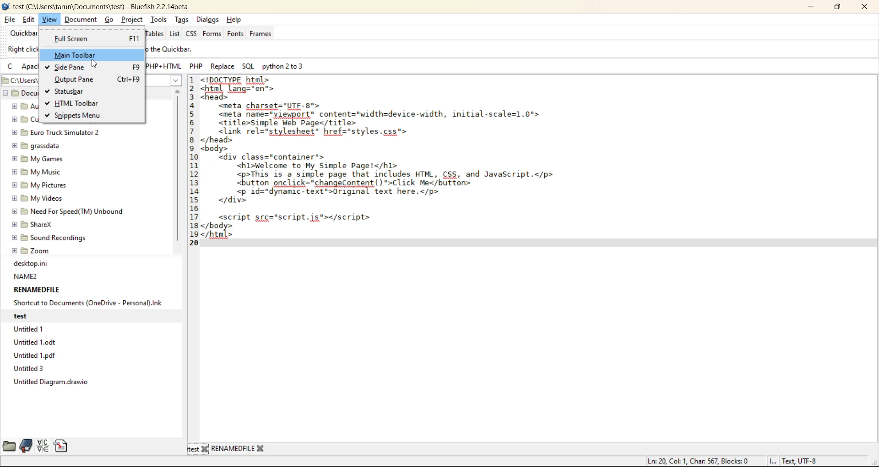  I want to click on minimize, so click(810, 7).